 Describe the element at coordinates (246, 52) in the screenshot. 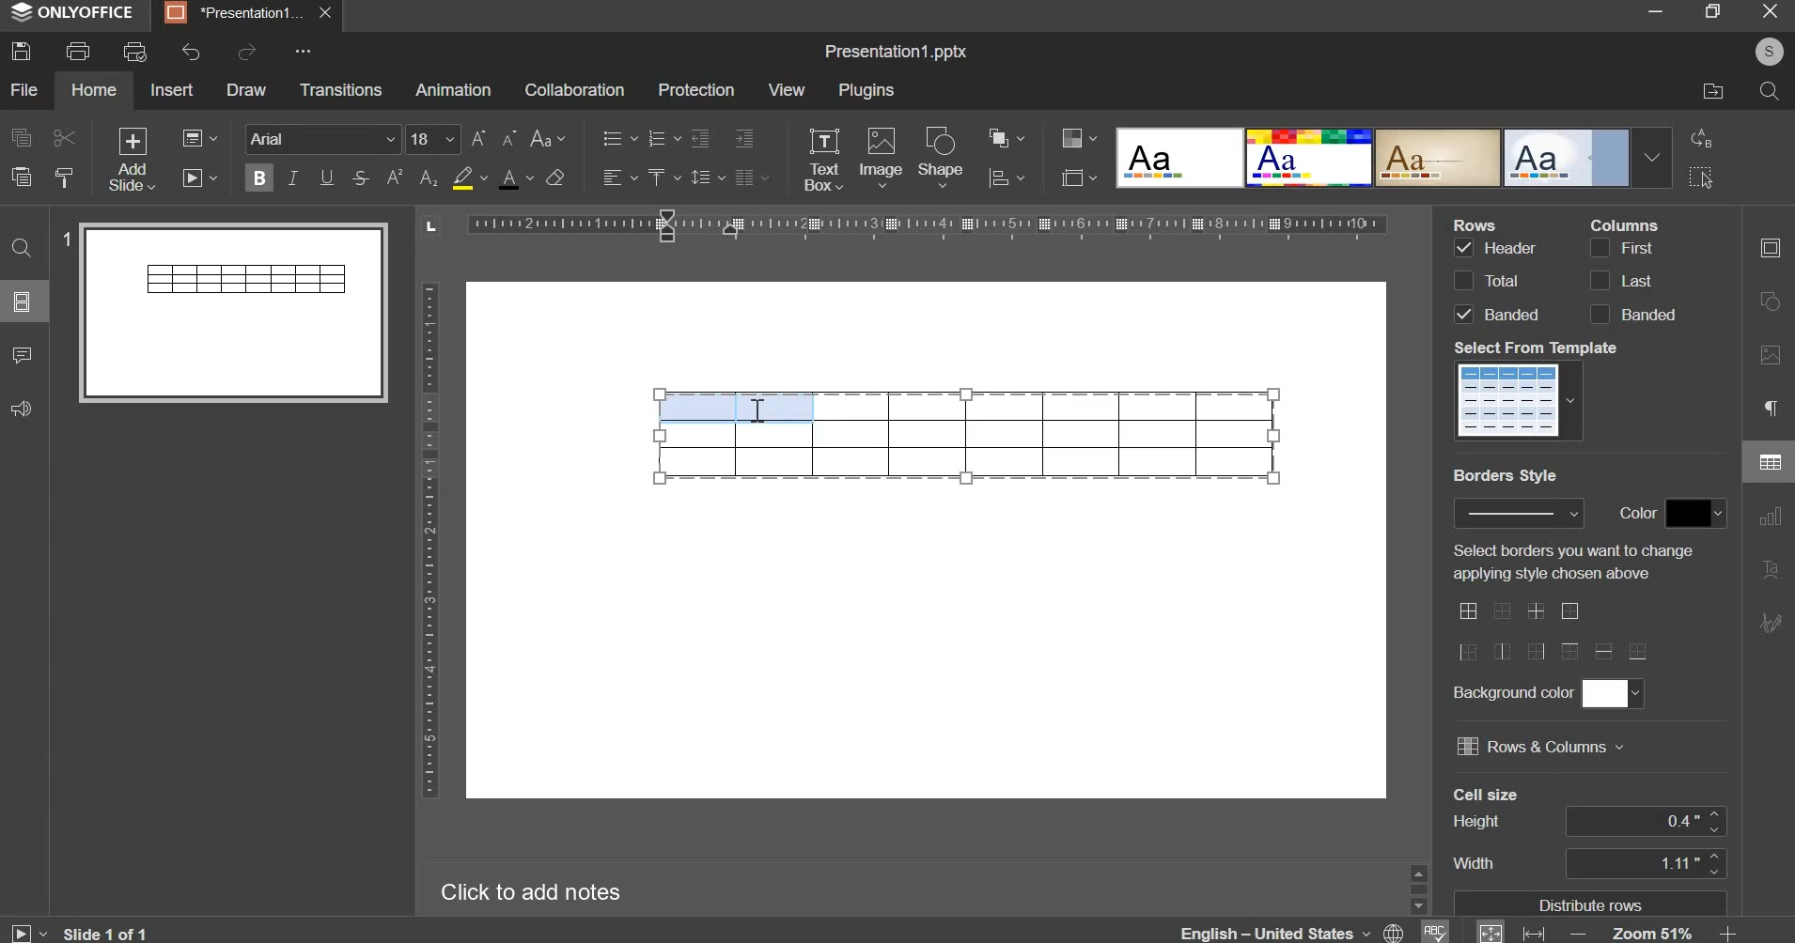

I see `redo` at that location.